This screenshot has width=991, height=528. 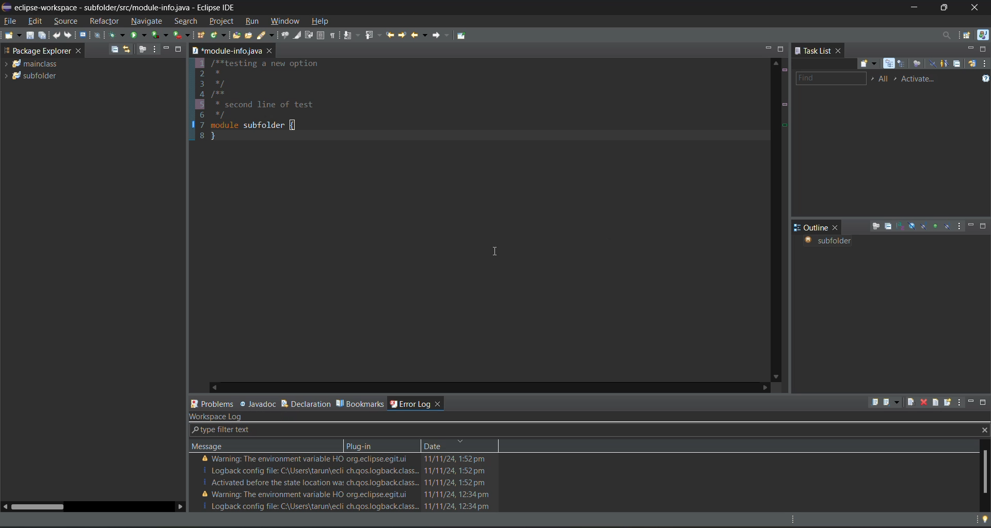 I want to click on show tasks UI legend, so click(x=984, y=78).